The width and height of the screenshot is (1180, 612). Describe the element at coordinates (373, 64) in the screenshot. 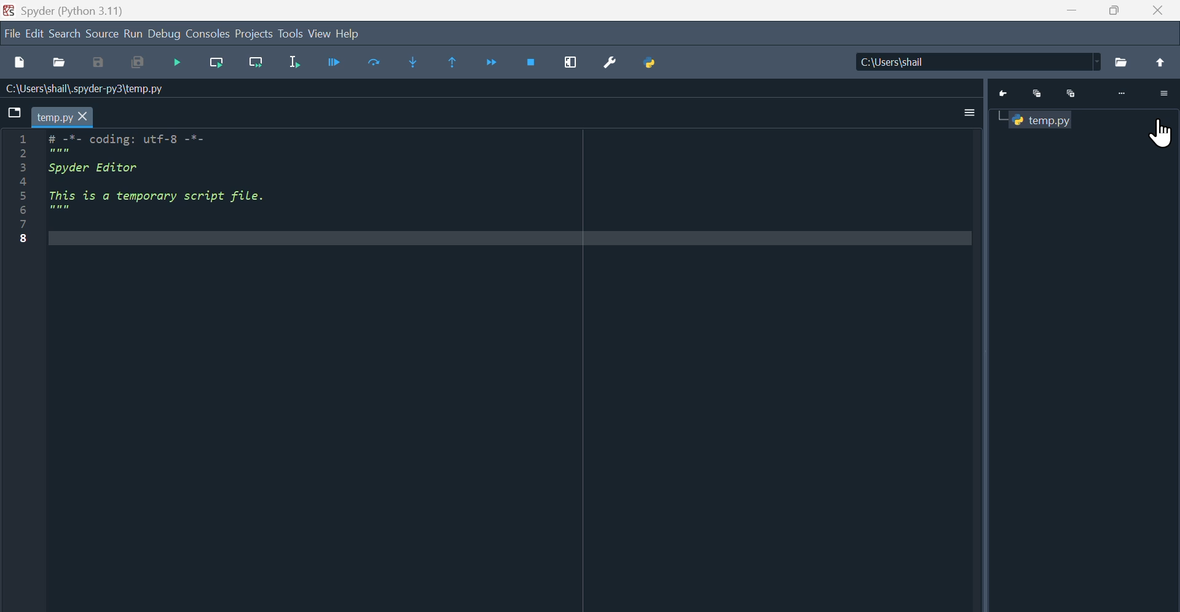

I see `` at that location.